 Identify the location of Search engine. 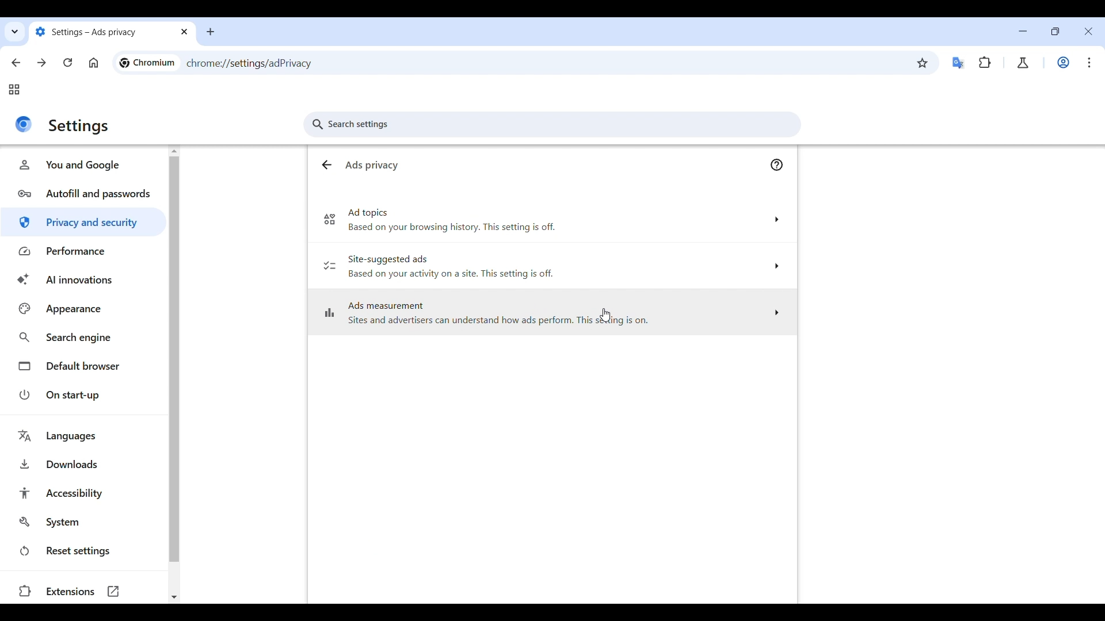
(83, 338).